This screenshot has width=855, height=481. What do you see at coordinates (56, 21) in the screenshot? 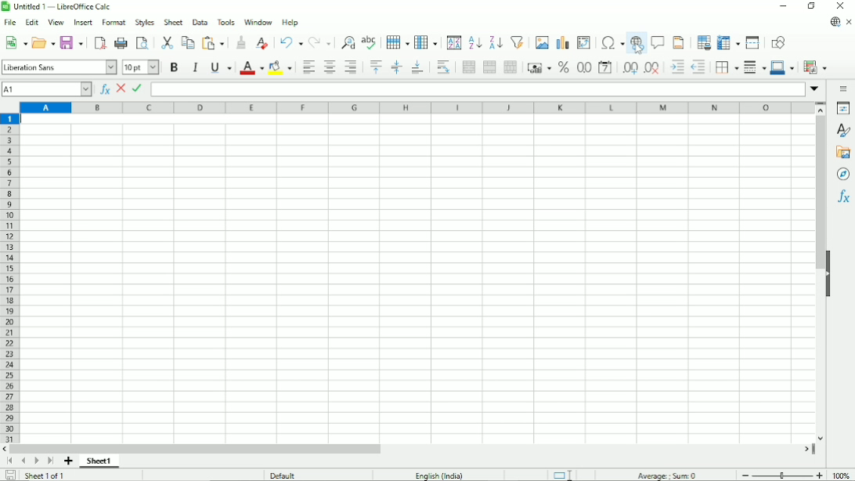
I see `View` at bounding box center [56, 21].